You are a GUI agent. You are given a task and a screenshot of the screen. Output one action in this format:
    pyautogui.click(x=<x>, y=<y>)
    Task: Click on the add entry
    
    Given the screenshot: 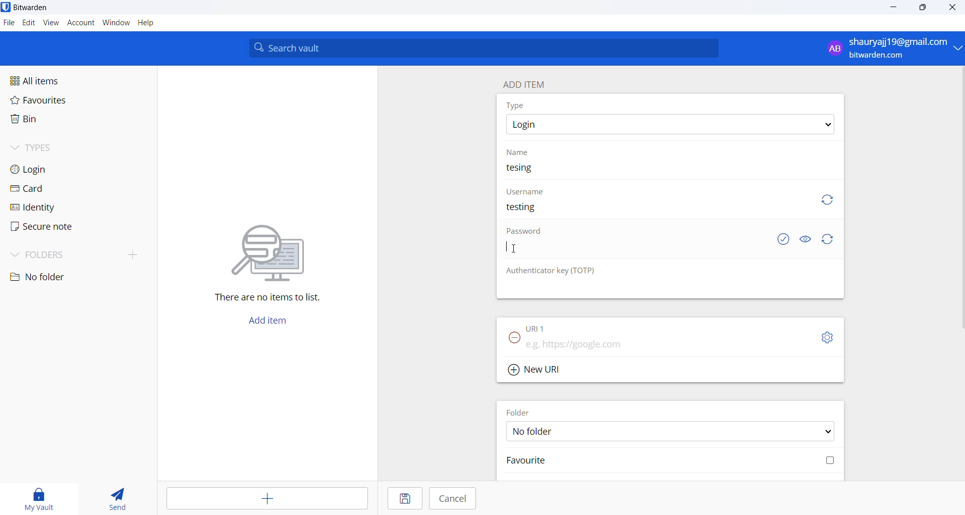 What is the action you would take?
    pyautogui.click(x=269, y=499)
    